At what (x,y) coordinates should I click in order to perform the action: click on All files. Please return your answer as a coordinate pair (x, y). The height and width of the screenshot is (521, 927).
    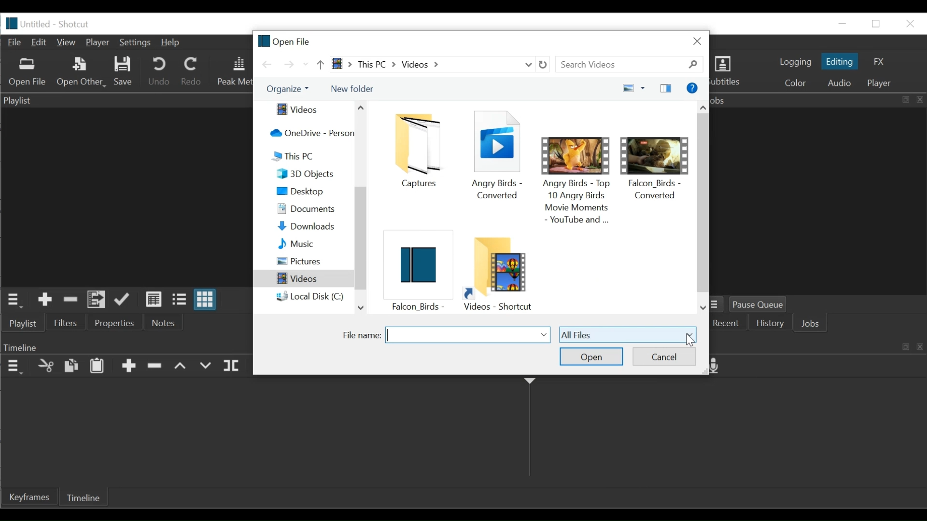
    Looking at the image, I should click on (628, 334).